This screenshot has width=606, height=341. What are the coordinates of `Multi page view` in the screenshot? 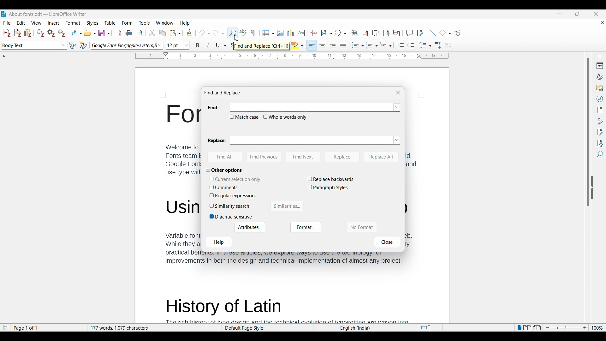 It's located at (527, 328).